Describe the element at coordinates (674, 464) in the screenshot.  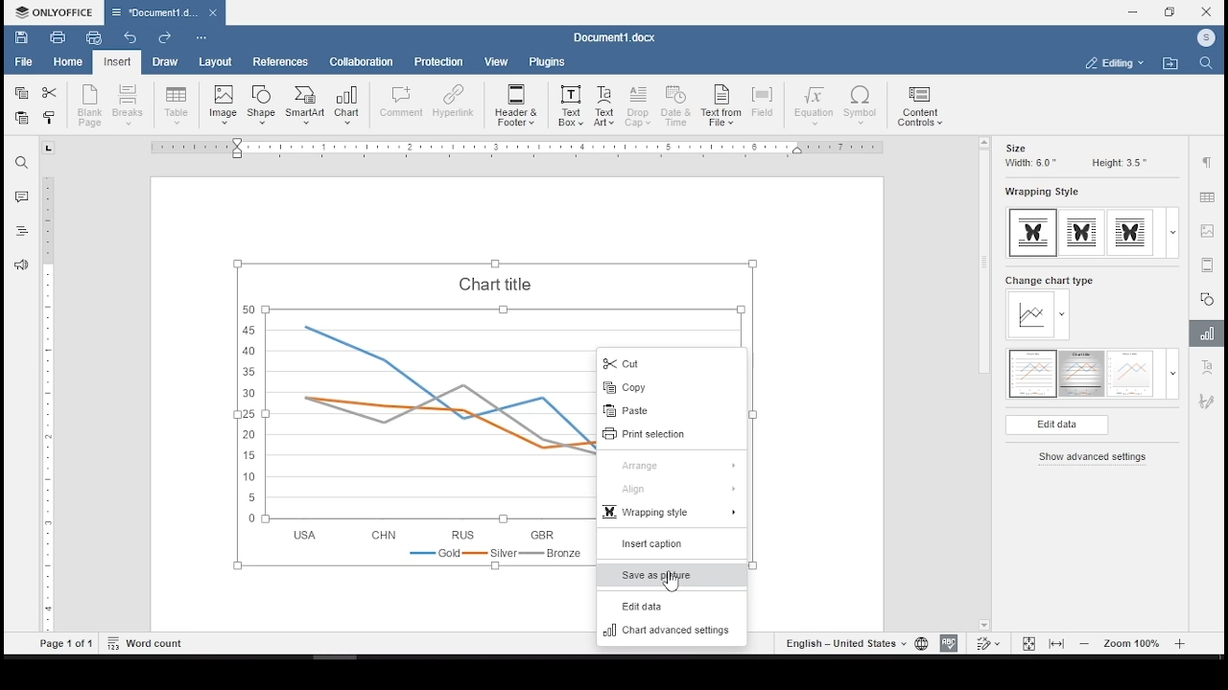
I see `arrange` at that location.